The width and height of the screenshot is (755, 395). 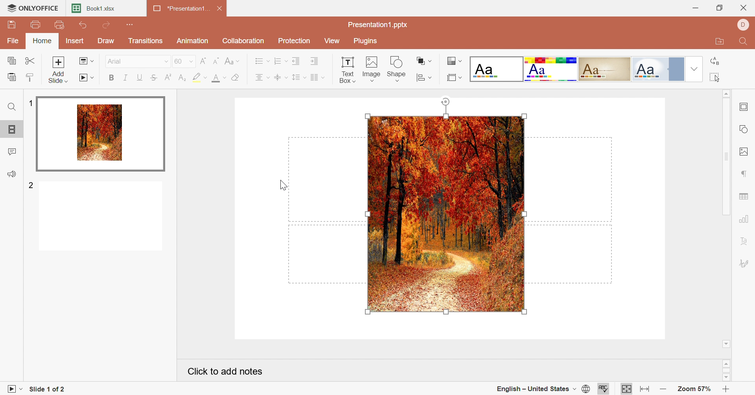 I want to click on Paste style, so click(x=32, y=77).